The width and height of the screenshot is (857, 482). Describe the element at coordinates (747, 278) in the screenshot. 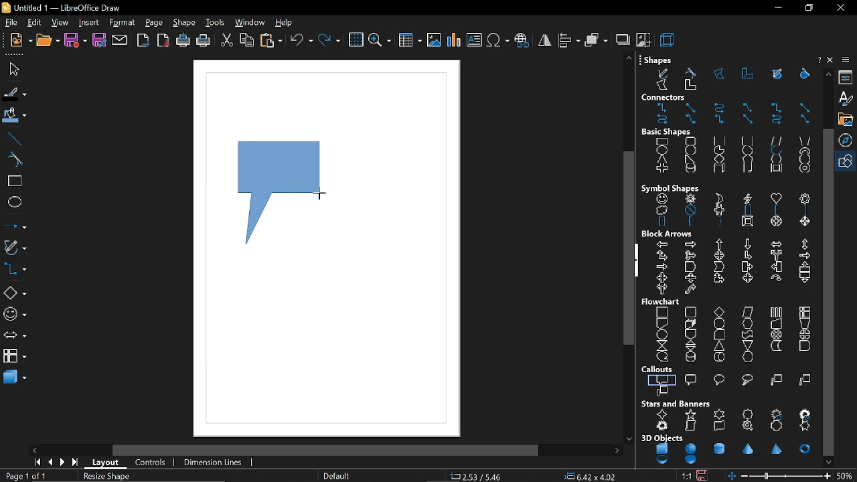

I see `4 way arrow callout` at that location.